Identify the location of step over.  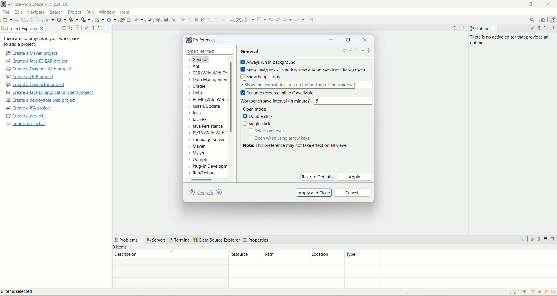
(216, 20).